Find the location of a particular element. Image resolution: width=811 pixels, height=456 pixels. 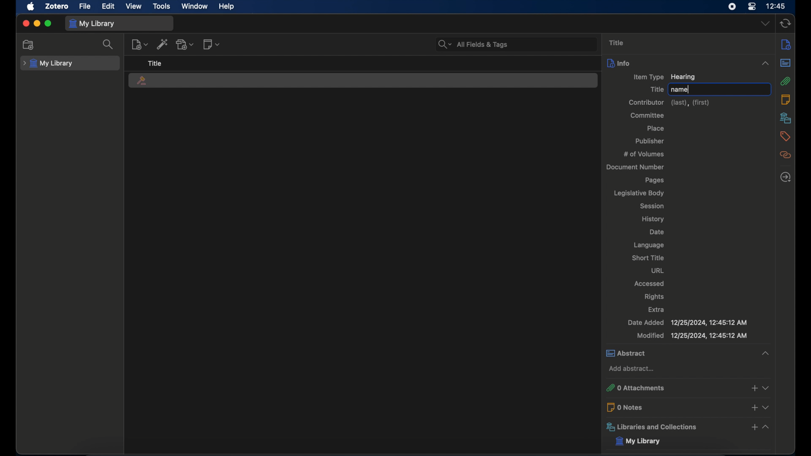

contributor is located at coordinates (669, 103).